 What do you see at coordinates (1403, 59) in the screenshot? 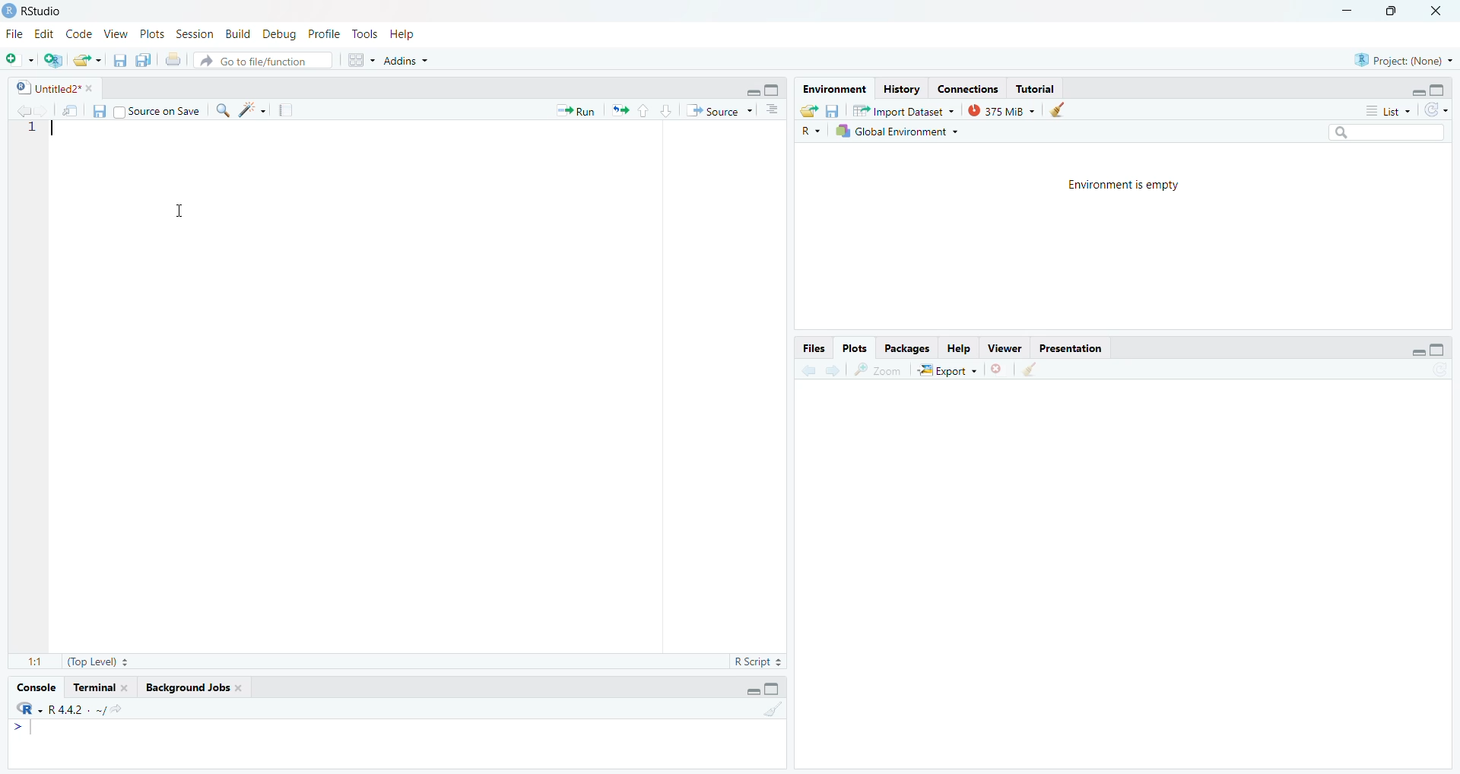
I see `®) Project: (None) ~` at bounding box center [1403, 59].